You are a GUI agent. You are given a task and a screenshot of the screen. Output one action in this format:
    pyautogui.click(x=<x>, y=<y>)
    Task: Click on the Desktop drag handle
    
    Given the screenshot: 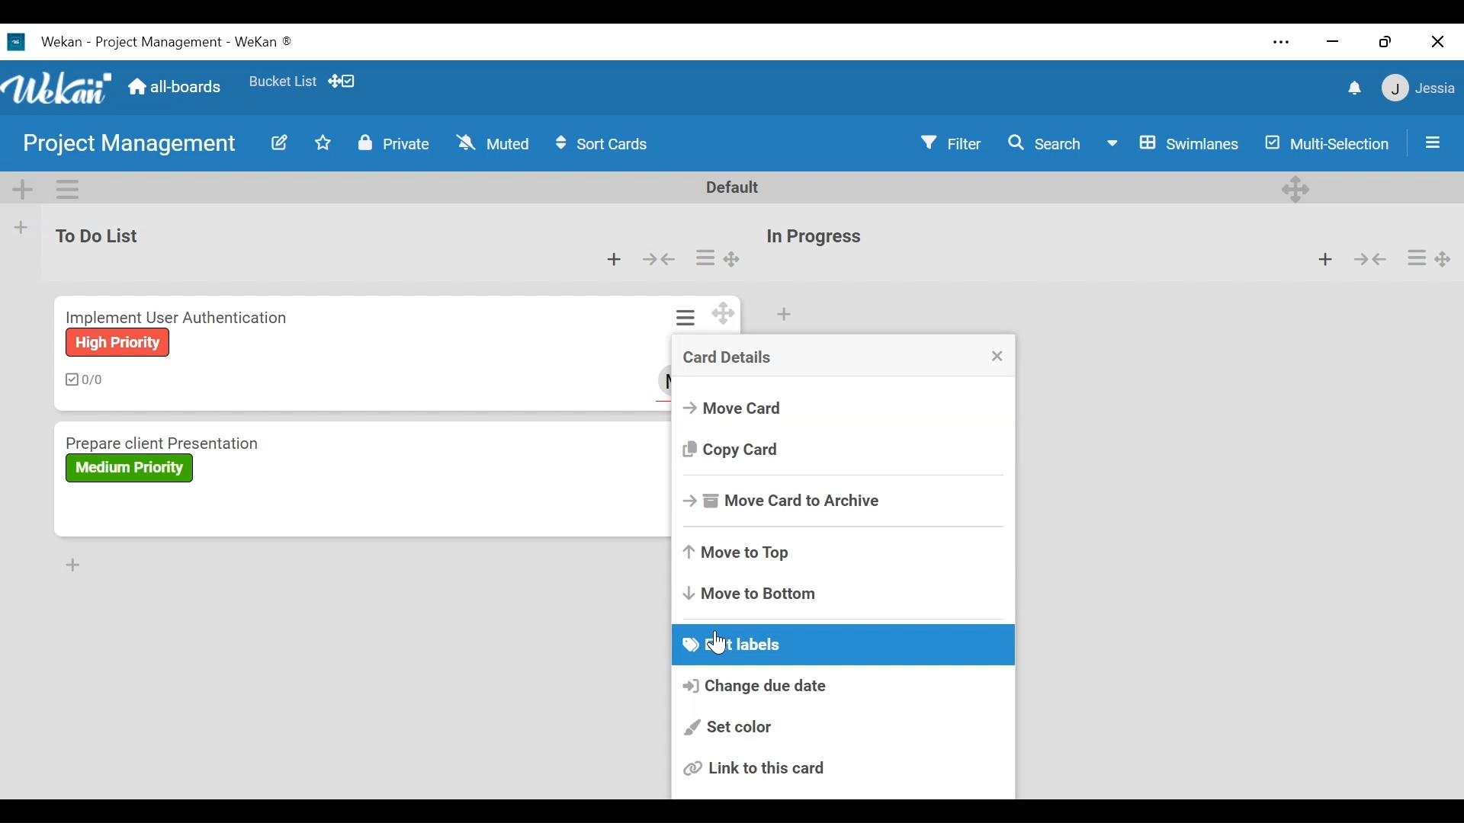 What is the action you would take?
    pyautogui.click(x=733, y=260)
    